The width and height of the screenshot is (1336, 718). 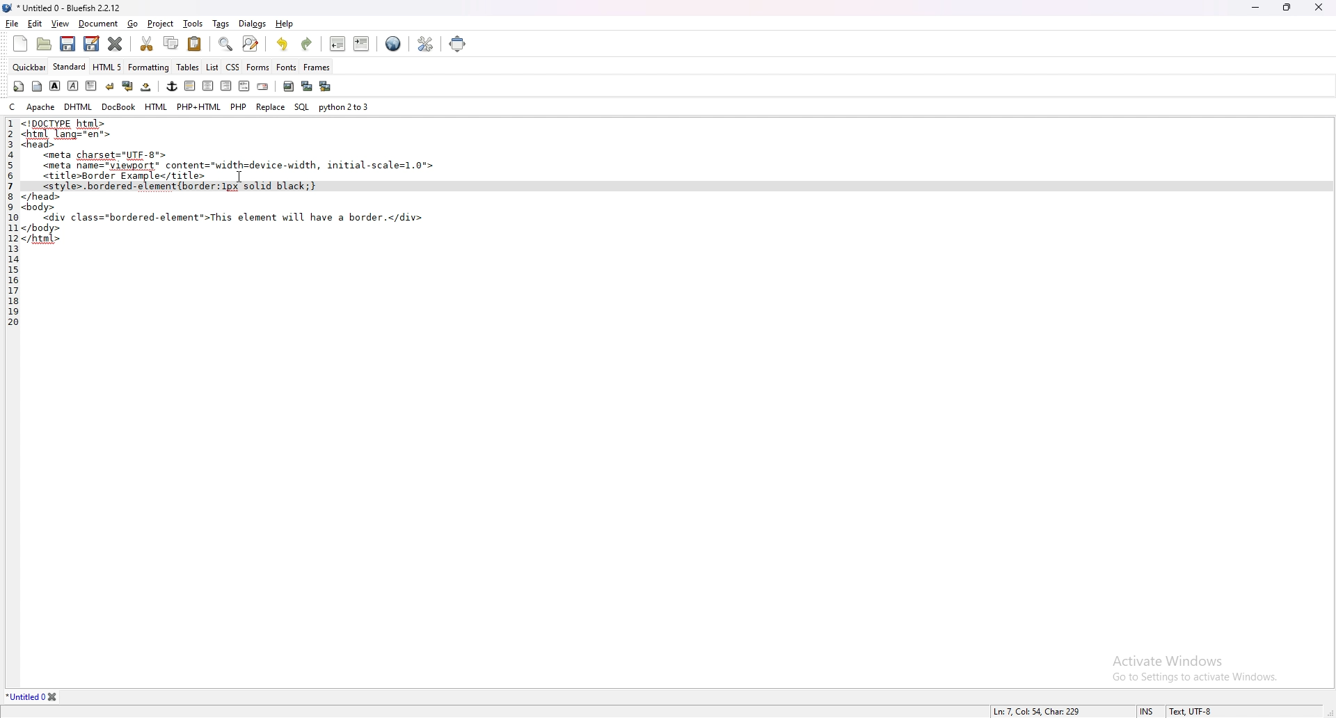 I want to click on save file, so click(x=66, y=44).